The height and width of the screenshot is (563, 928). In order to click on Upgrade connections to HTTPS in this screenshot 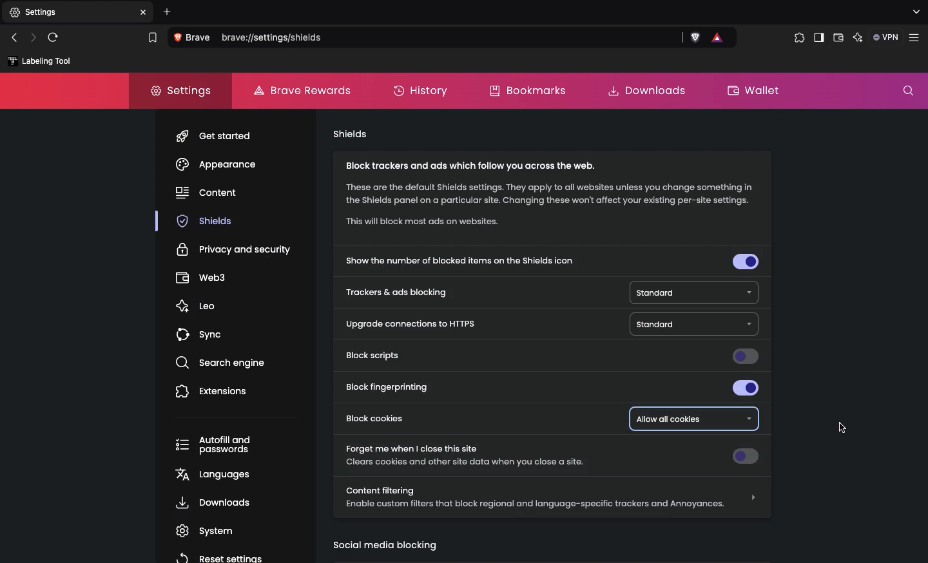, I will do `click(409, 323)`.